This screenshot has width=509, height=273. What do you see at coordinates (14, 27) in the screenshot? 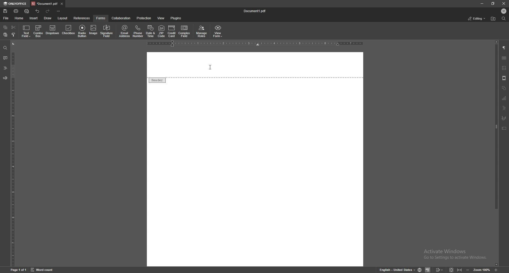
I see `cut` at bounding box center [14, 27].